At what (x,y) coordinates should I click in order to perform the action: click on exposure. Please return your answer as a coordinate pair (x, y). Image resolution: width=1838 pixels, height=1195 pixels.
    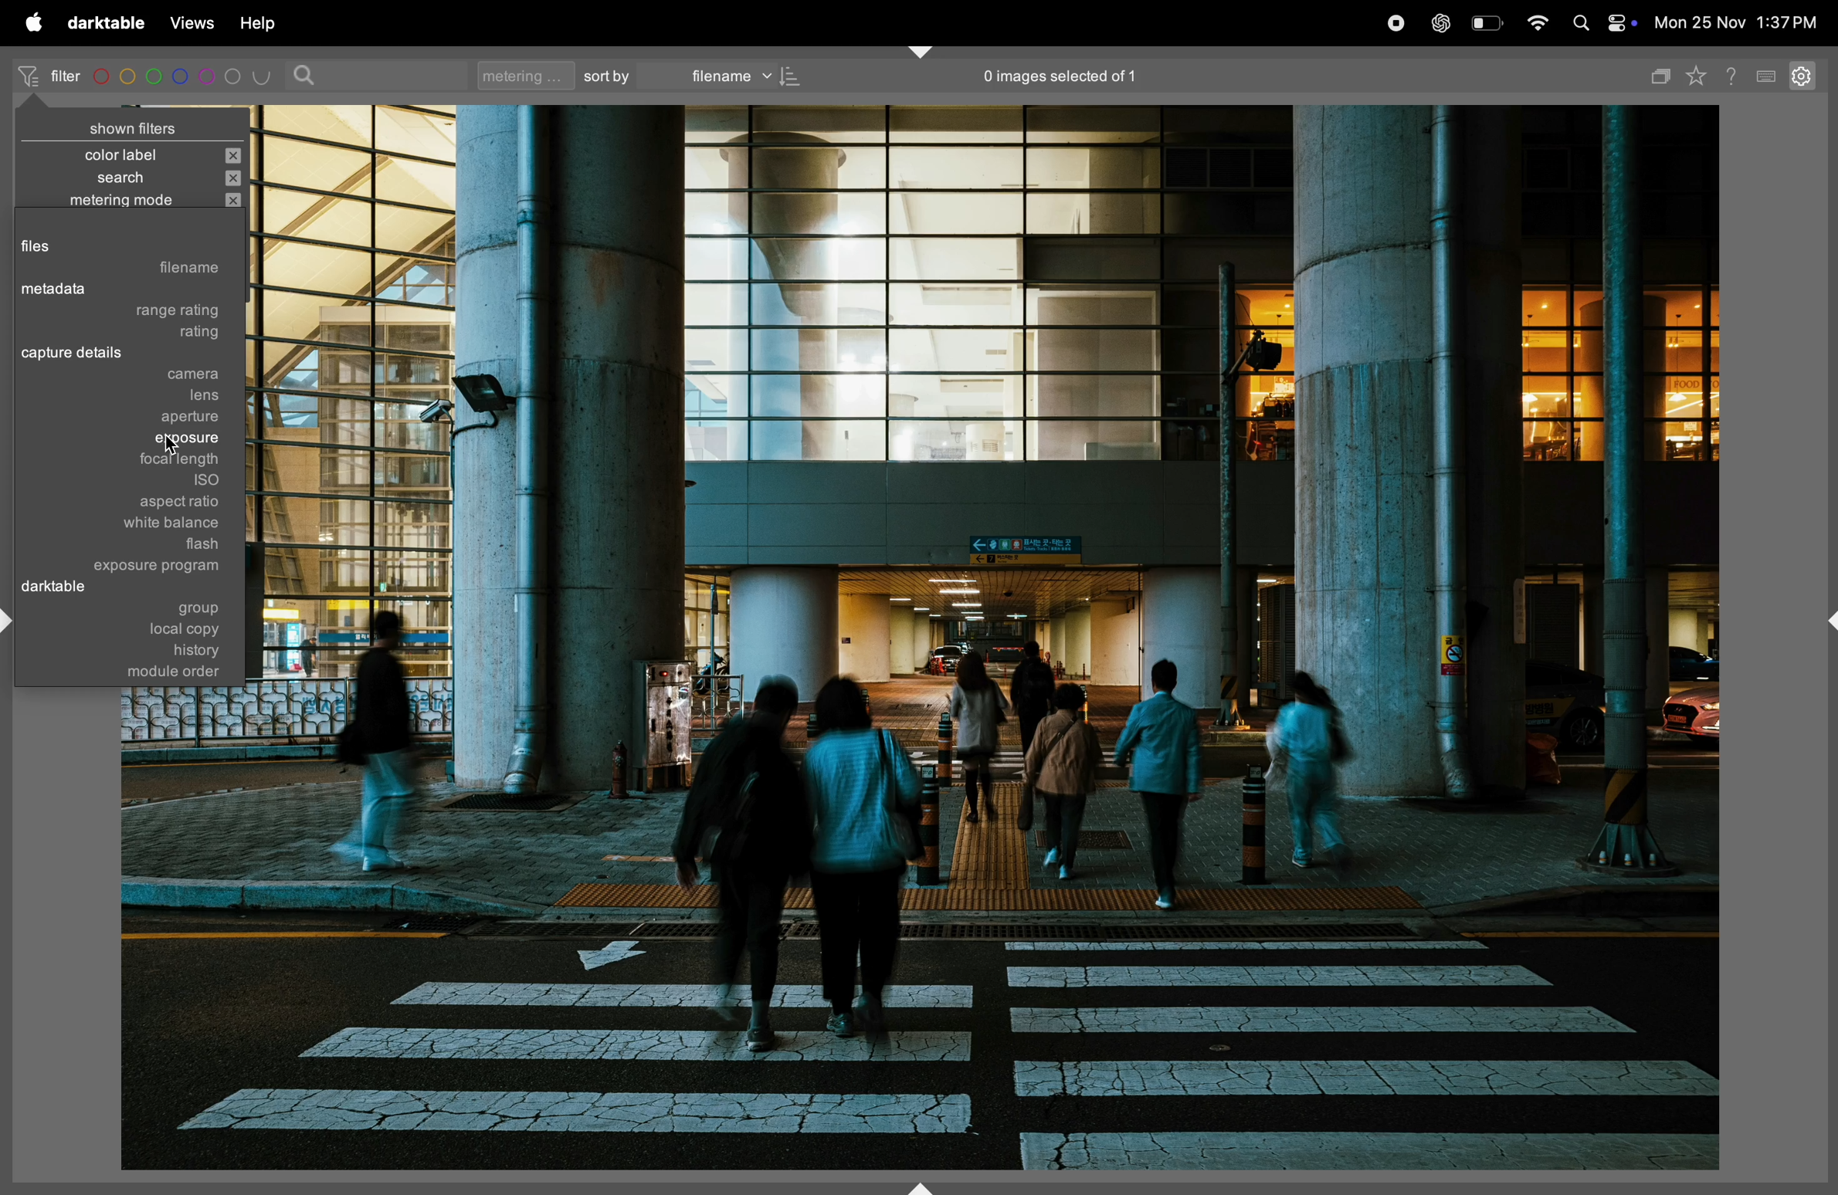
    Looking at the image, I should click on (148, 441).